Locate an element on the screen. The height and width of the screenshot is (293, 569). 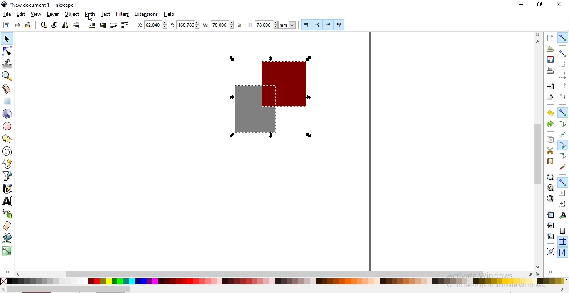
lower selection to bottom is located at coordinates (91, 25).